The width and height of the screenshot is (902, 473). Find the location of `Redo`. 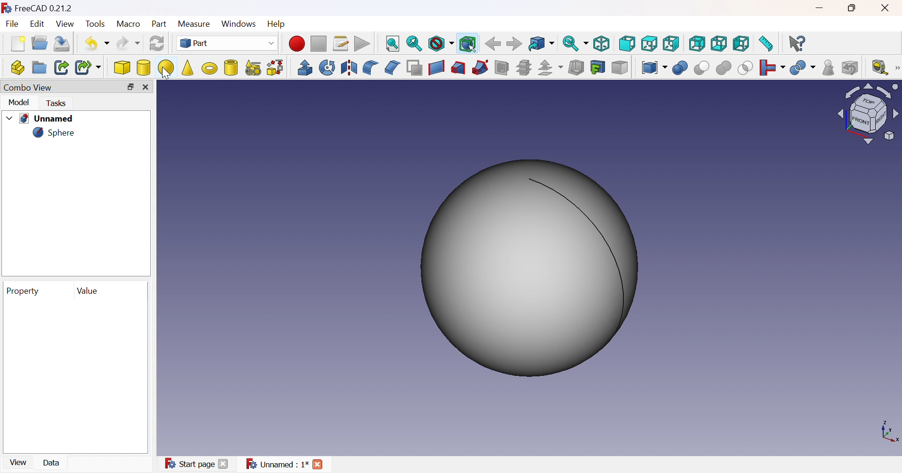

Redo is located at coordinates (129, 43).